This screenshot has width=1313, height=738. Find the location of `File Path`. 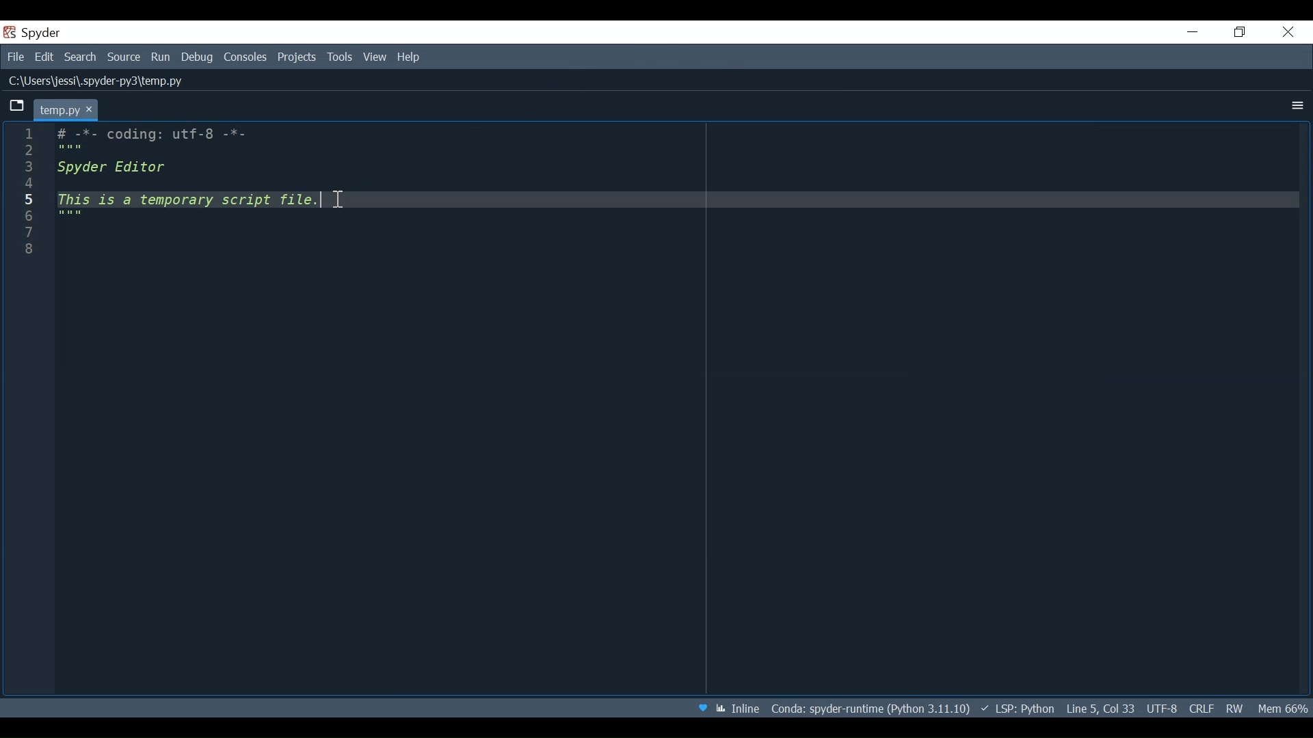

File Path is located at coordinates (871, 709).